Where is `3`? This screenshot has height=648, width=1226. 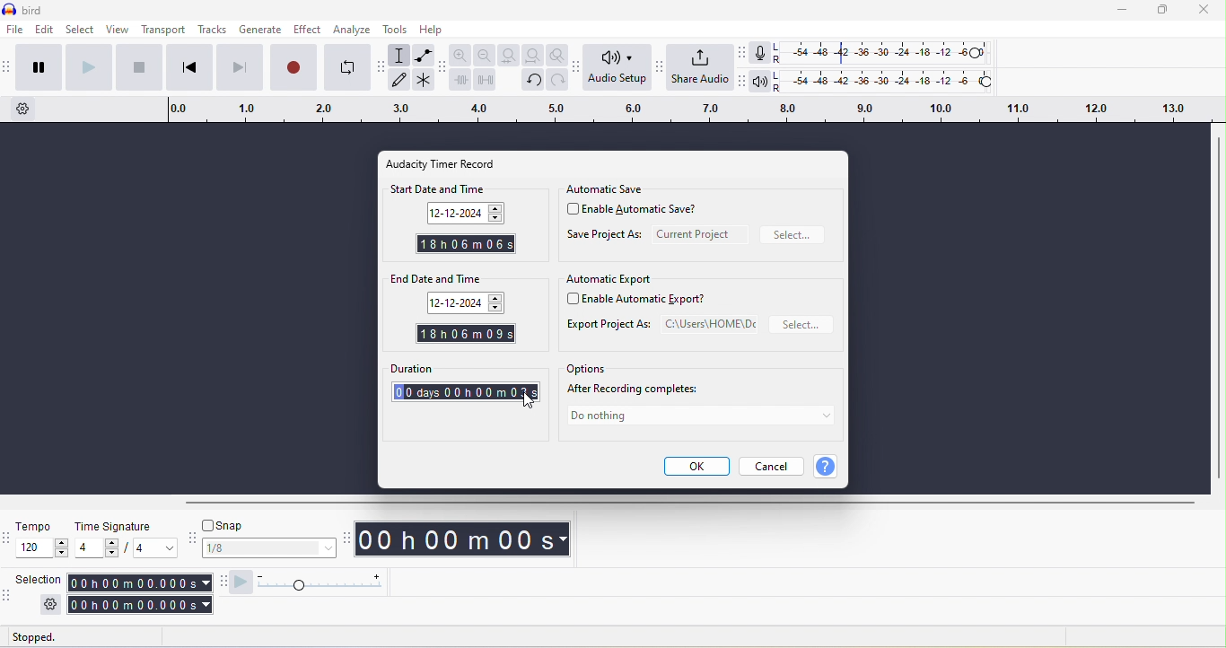 3 is located at coordinates (526, 394).